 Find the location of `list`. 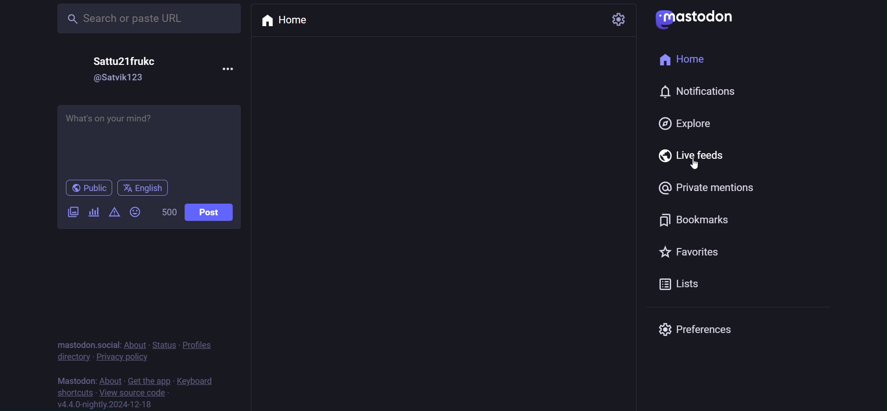

list is located at coordinates (682, 285).